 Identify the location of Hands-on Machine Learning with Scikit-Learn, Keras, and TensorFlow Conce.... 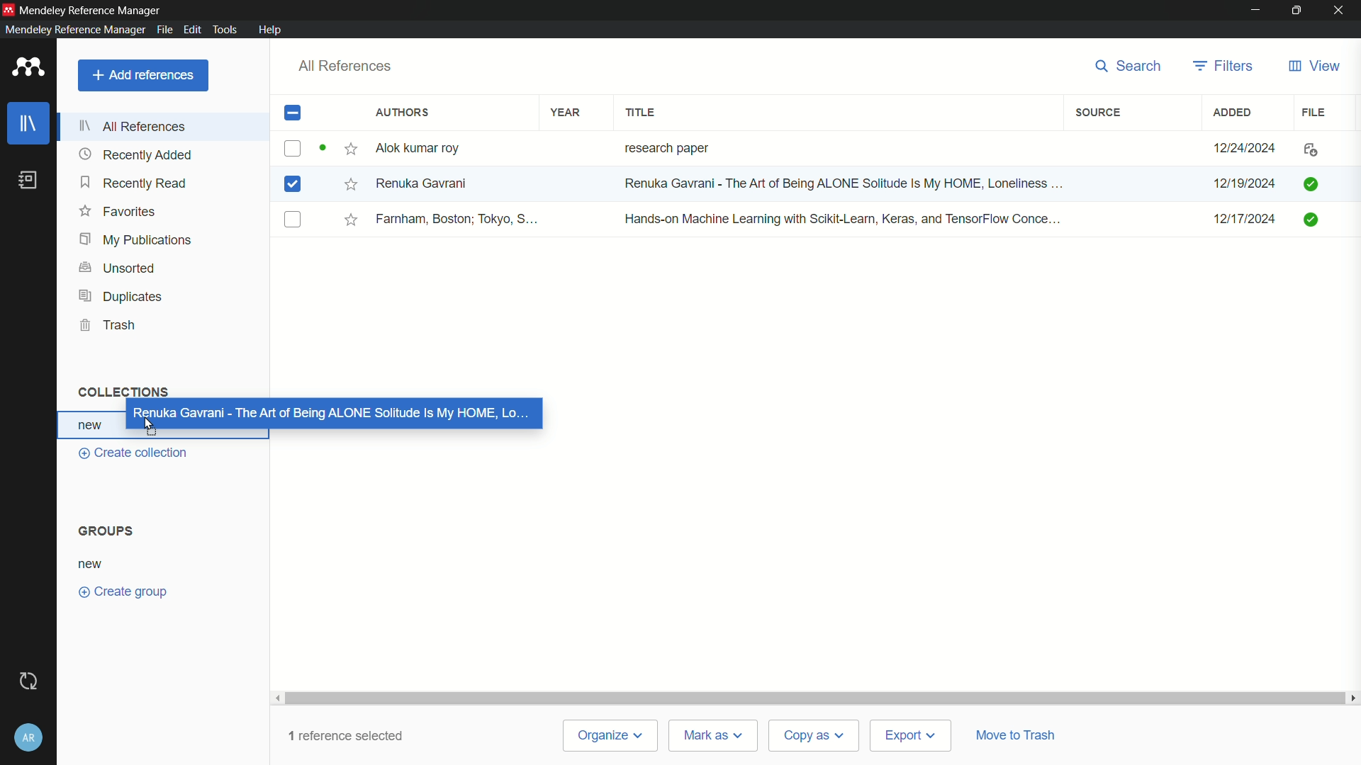
(846, 219).